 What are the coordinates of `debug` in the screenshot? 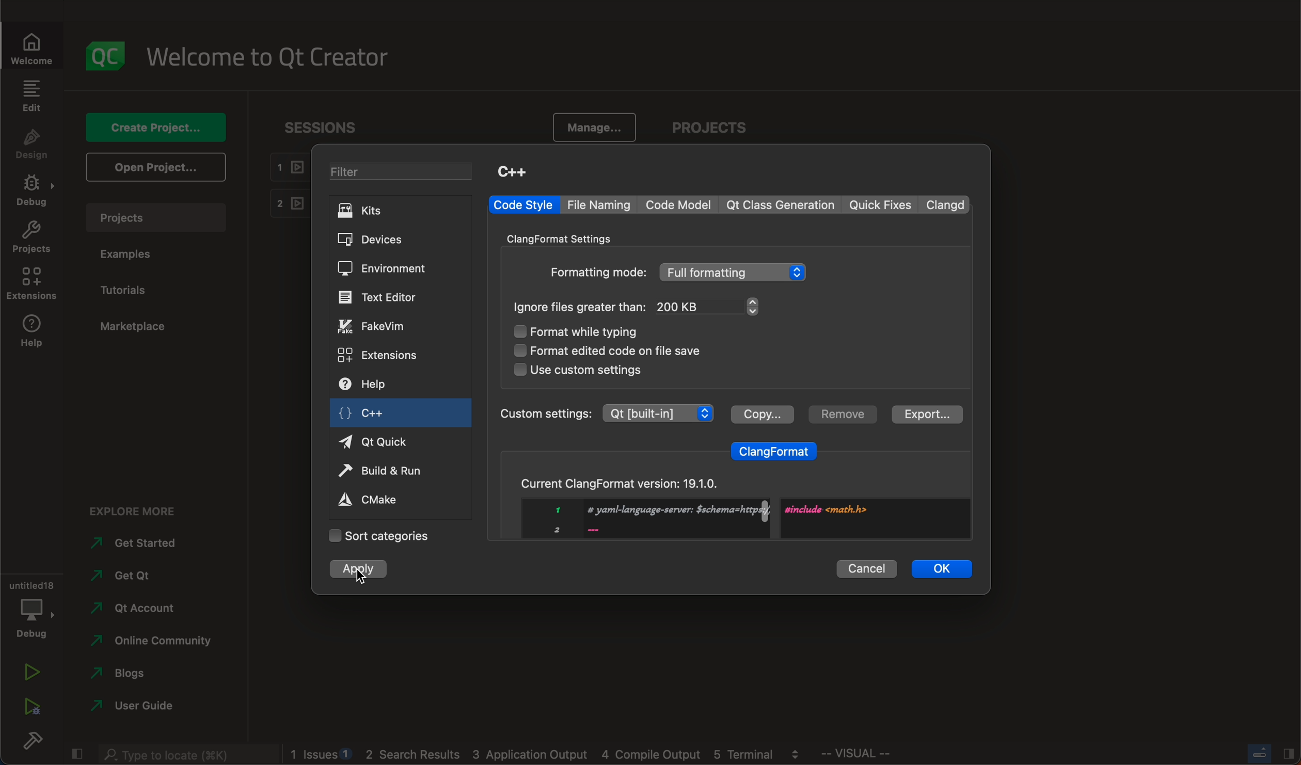 It's located at (35, 192).